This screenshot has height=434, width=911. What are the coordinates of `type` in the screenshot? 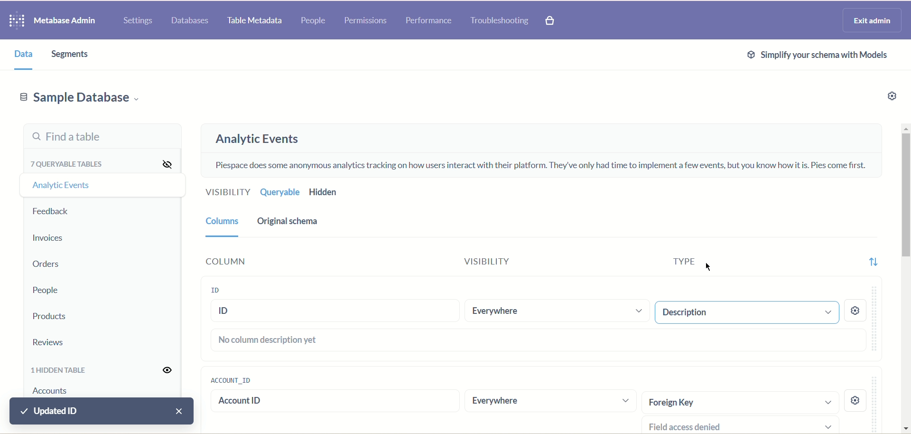 It's located at (676, 260).